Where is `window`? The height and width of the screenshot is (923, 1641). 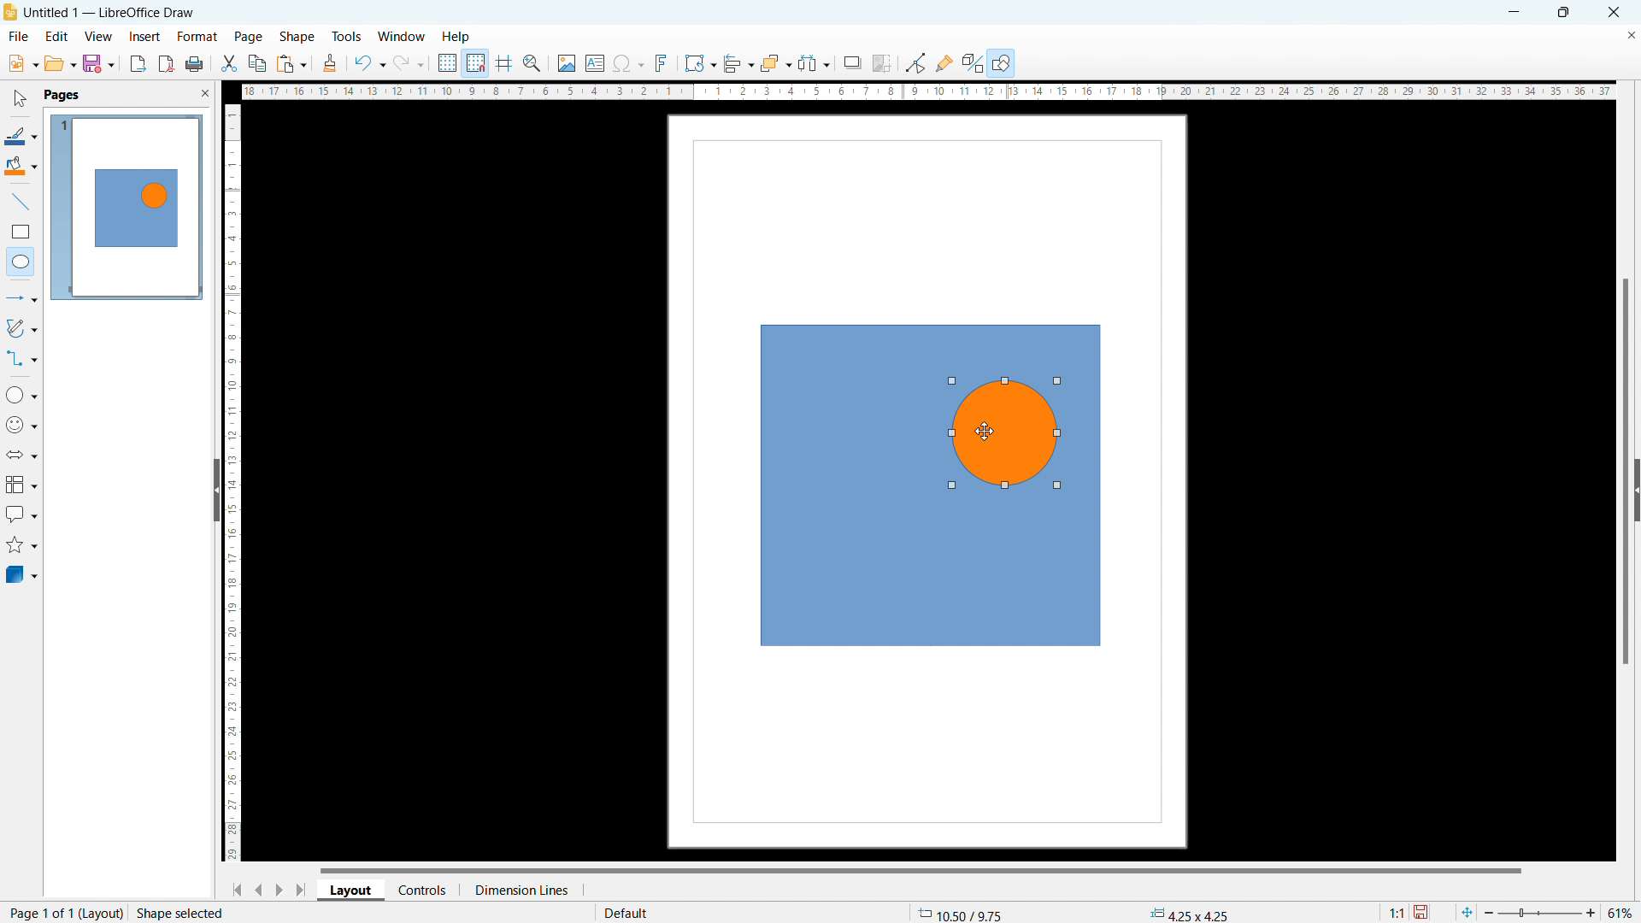 window is located at coordinates (403, 38).